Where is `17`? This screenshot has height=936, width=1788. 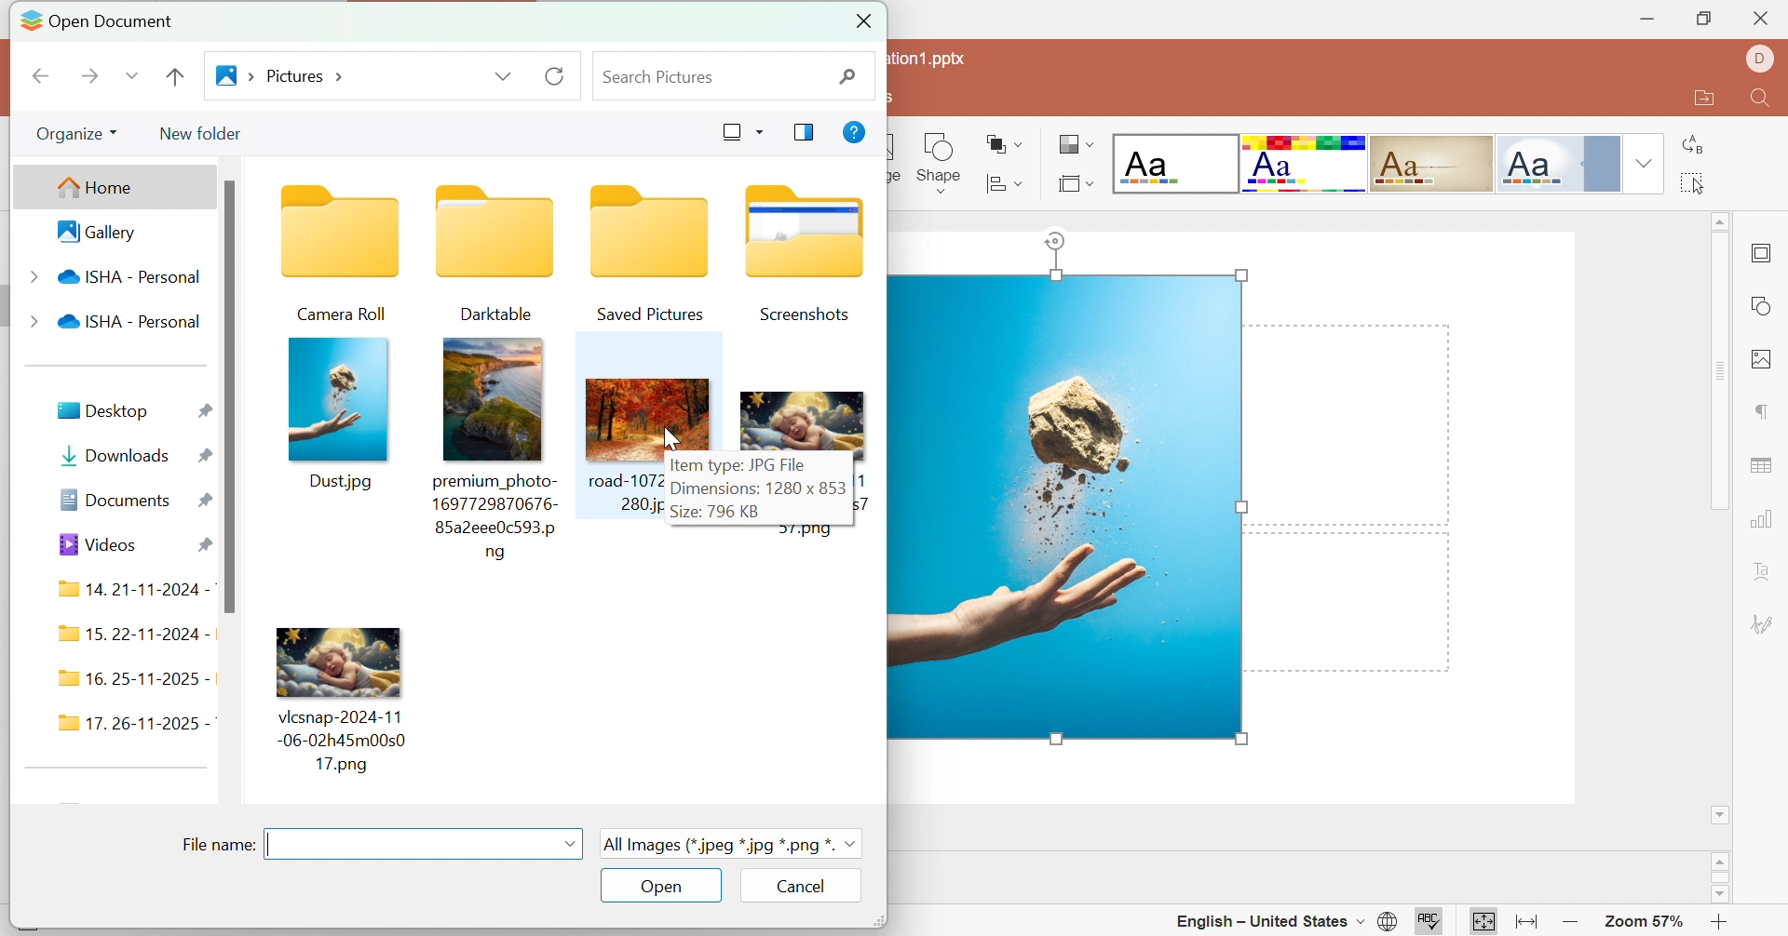 17 is located at coordinates (864, 491).